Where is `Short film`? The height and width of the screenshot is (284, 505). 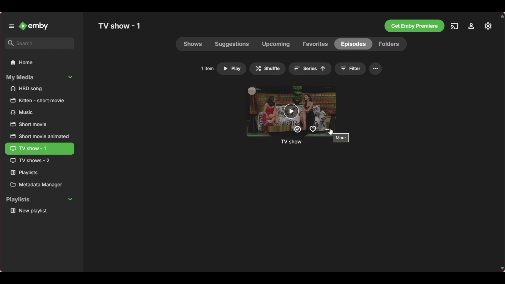 Short film is located at coordinates (40, 100).